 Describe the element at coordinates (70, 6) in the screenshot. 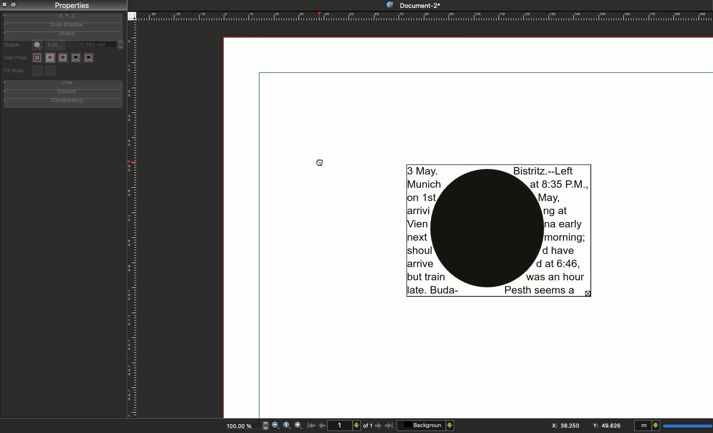

I see `Properties` at that location.